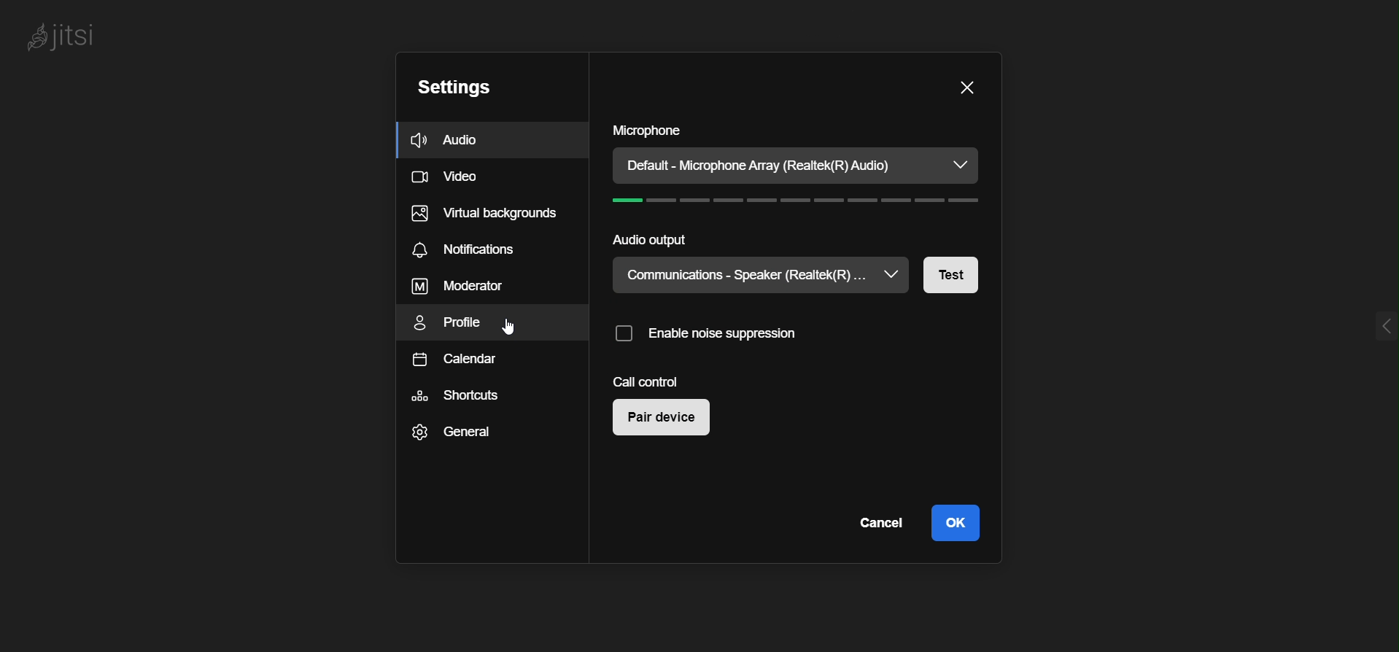 The width and height of the screenshot is (1399, 652). I want to click on logo, so click(77, 36).